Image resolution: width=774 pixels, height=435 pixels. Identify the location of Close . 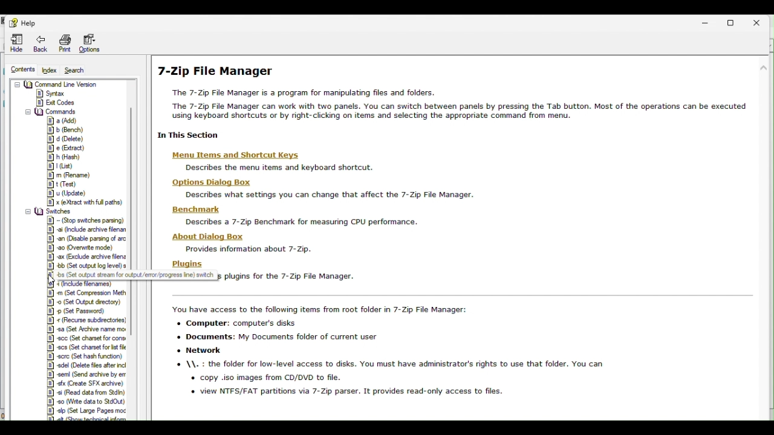
(763, 21).